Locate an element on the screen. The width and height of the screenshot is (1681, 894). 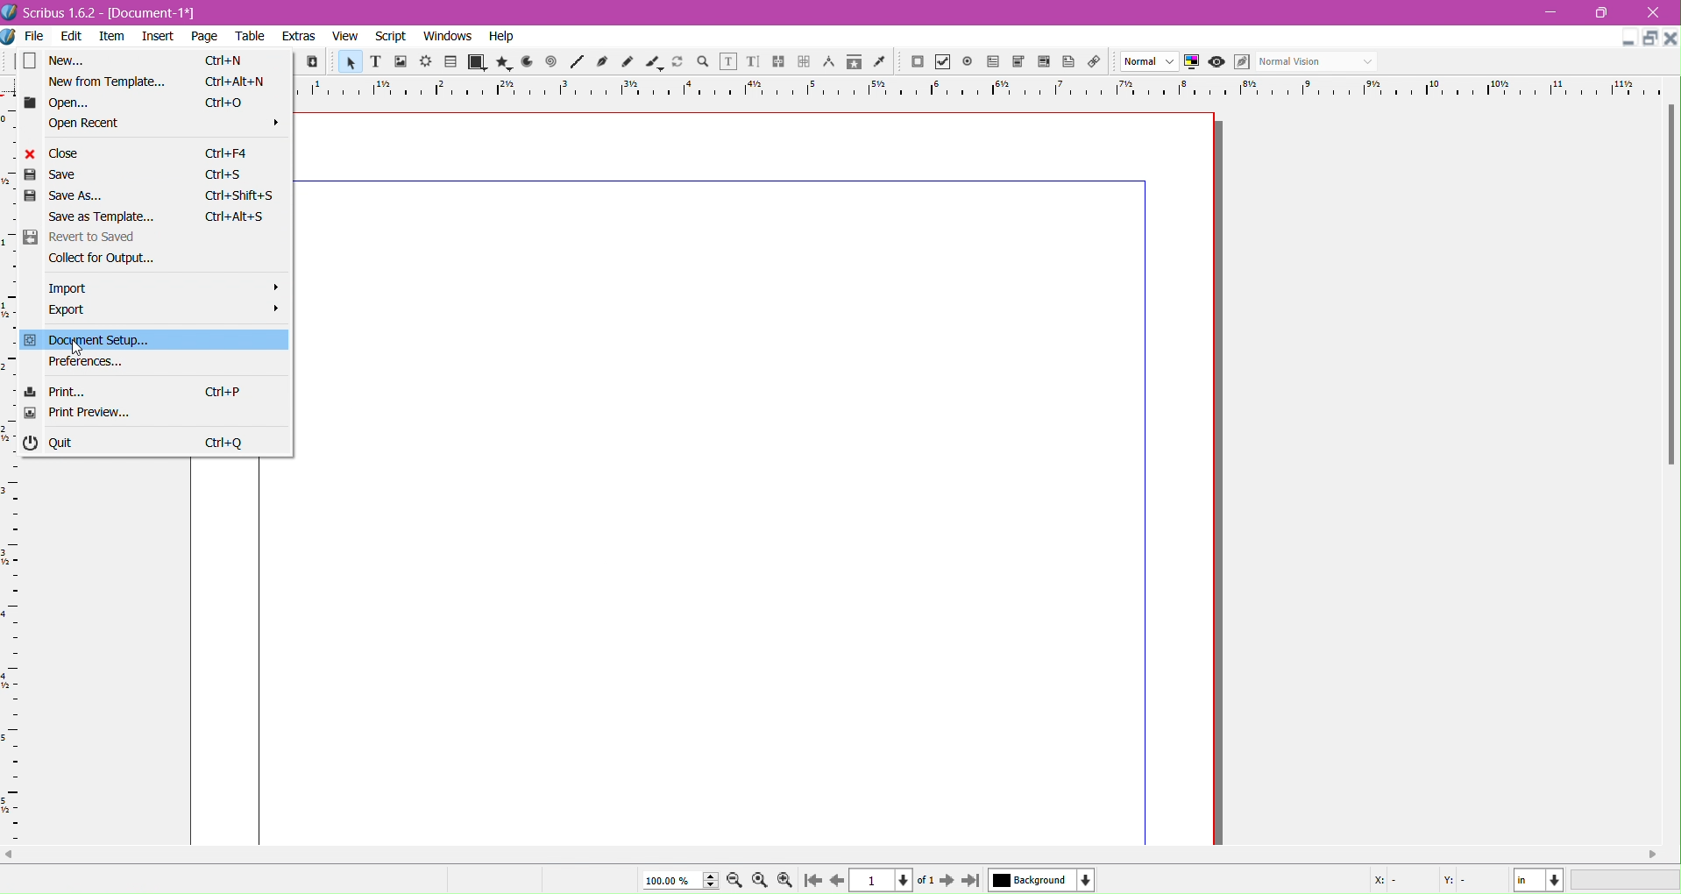
link text frames is located at coordinates (778, 62).